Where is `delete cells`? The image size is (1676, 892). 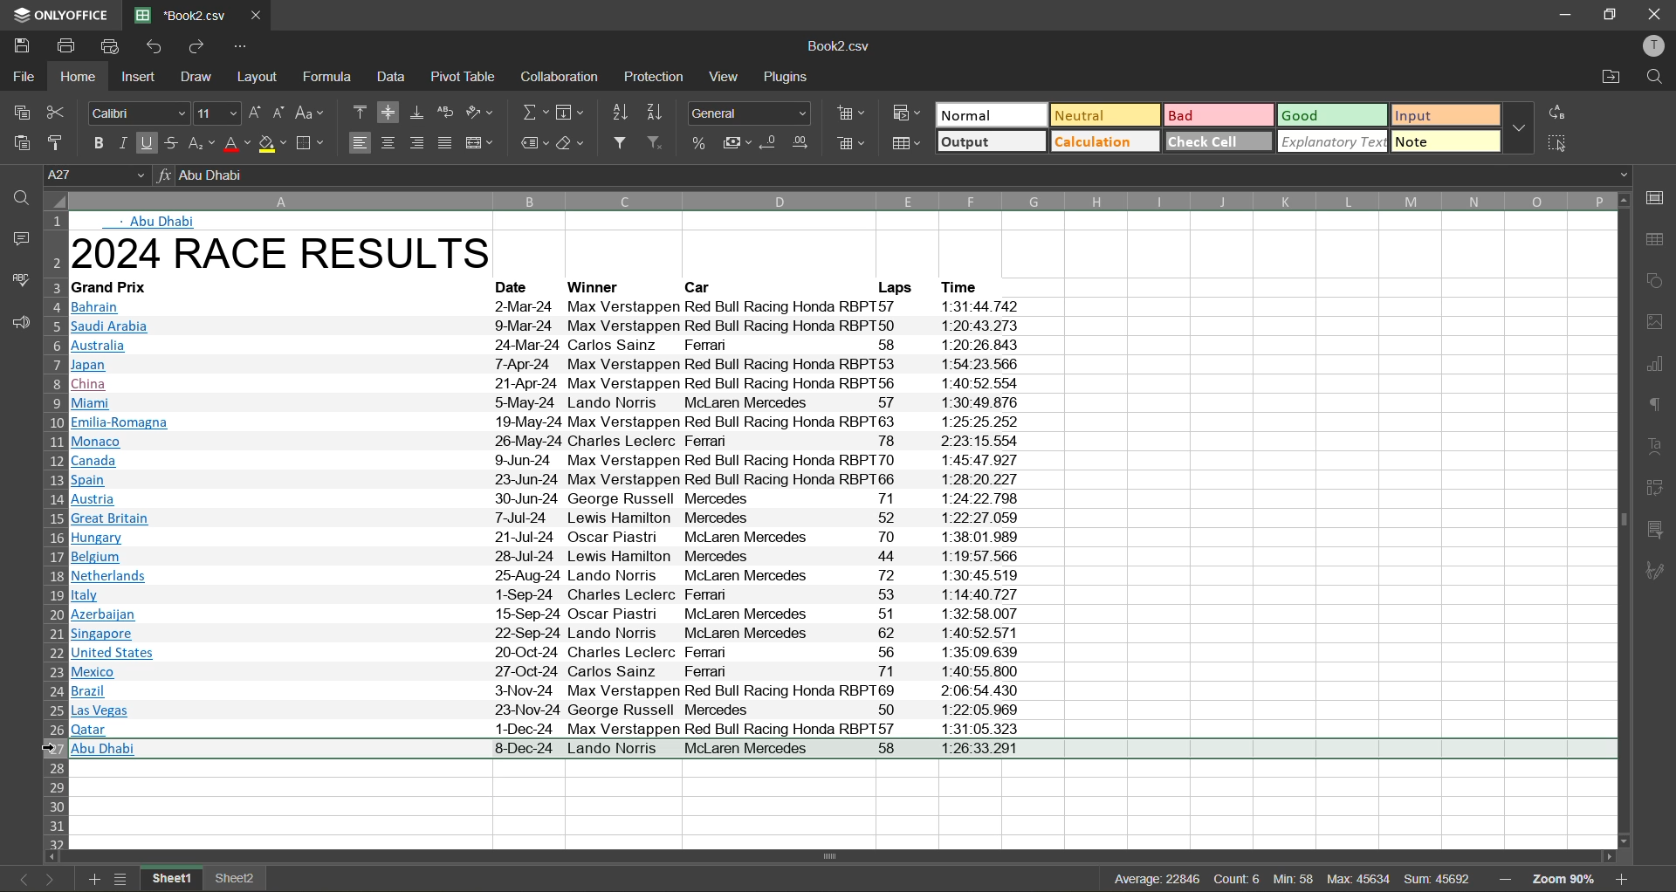 delete cells is located at coordinates (850, 146).